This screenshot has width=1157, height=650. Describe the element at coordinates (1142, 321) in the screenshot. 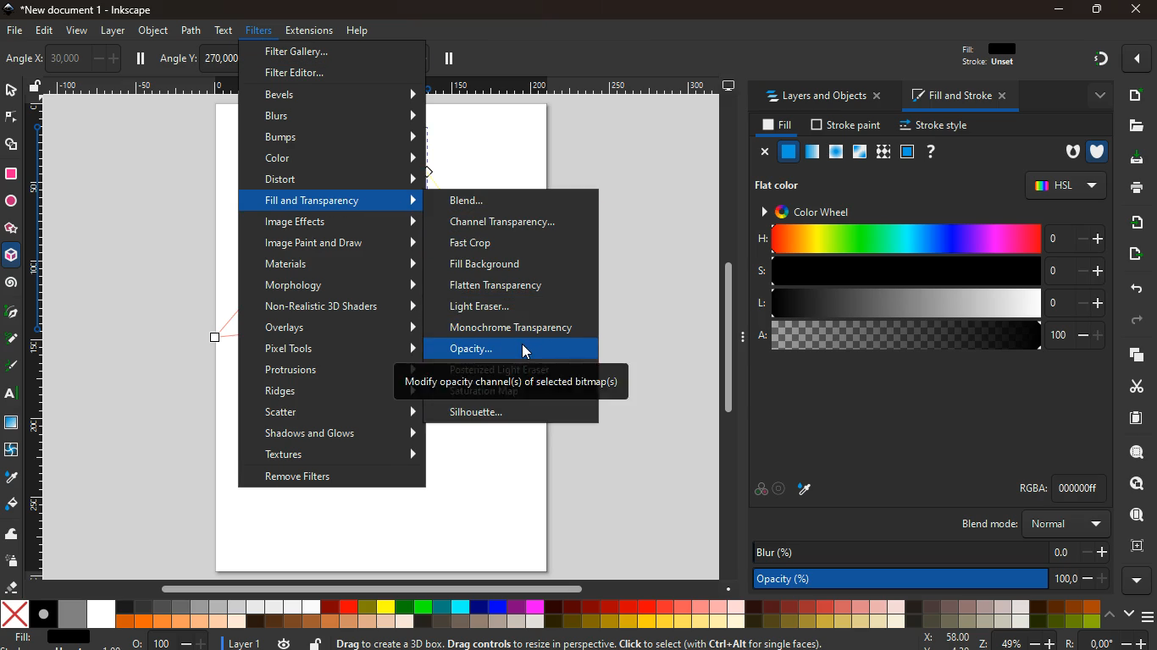

I see `forward` at that location.